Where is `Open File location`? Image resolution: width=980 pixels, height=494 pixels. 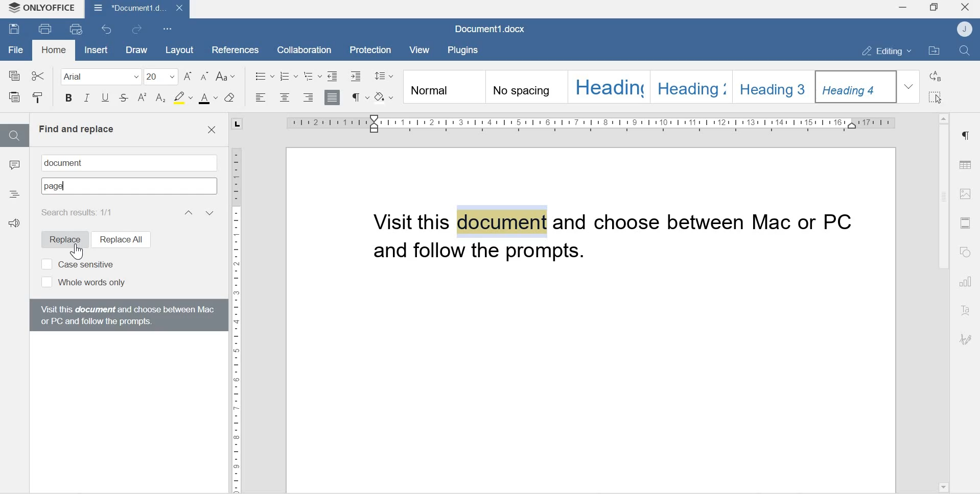
Open File location is located at coordinates (934, 52).